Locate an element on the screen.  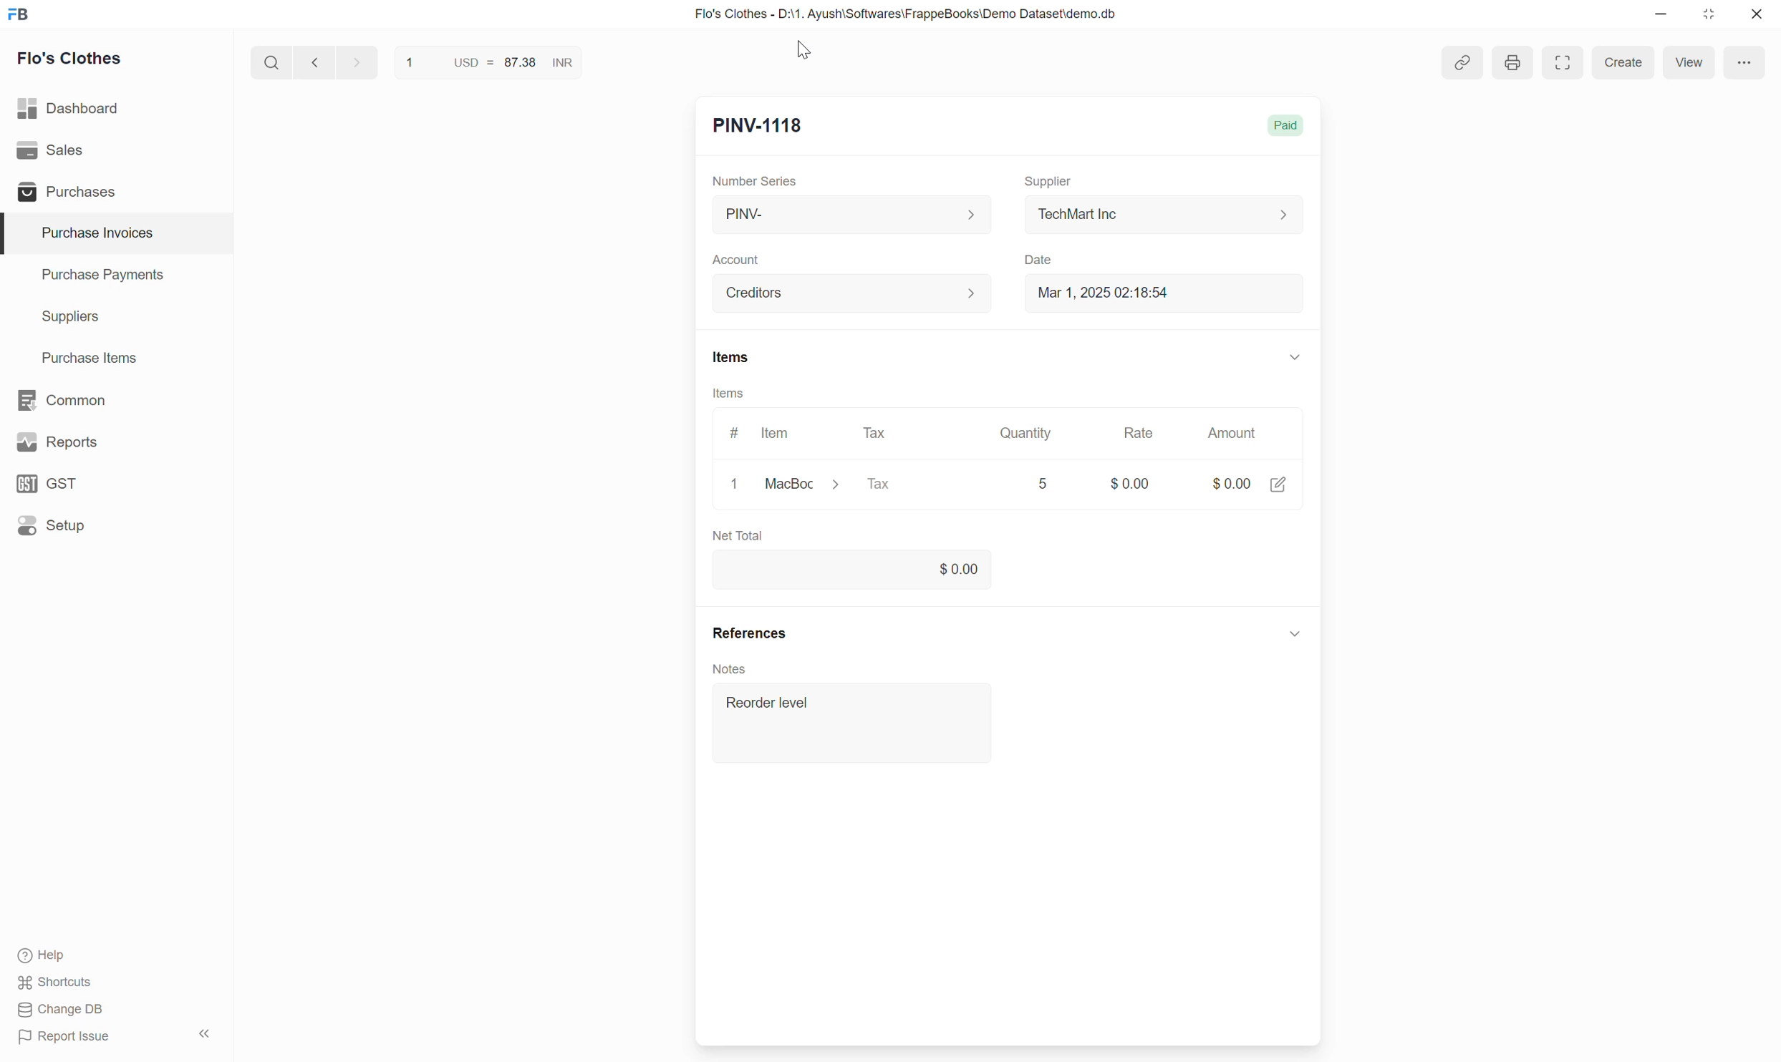
Previous is located at coordinates (315, 62).